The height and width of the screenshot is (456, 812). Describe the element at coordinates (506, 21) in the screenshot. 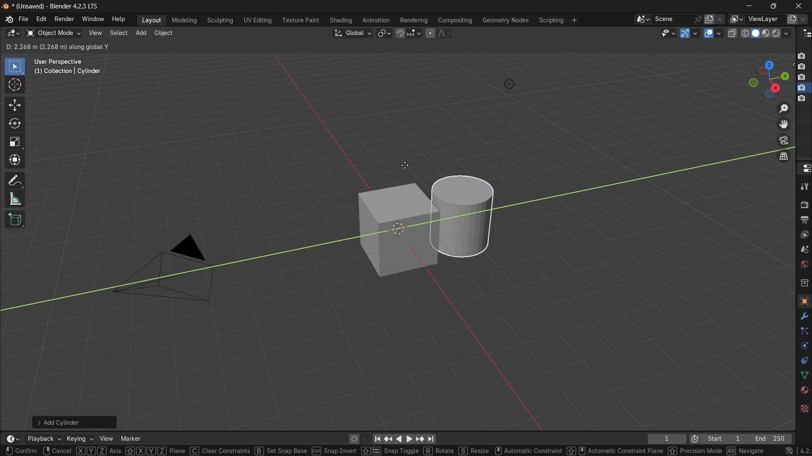

I see `geometry nodes menu` at that location.